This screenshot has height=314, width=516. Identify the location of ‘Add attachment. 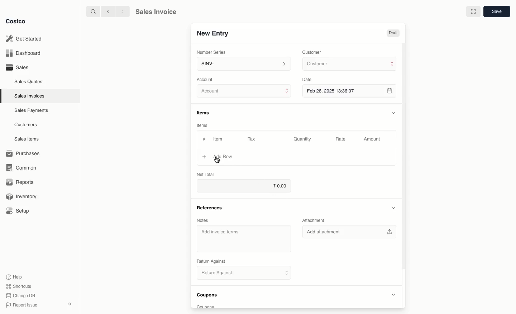
(348, 232).